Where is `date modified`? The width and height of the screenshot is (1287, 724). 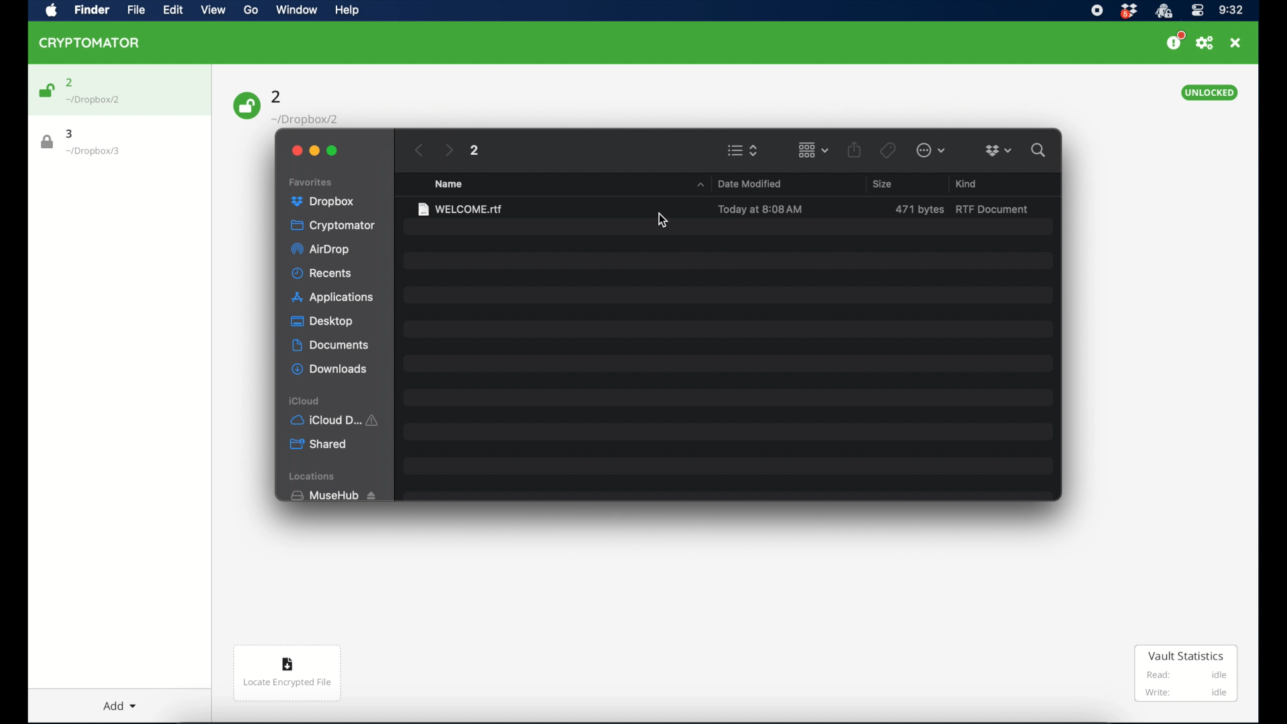
date modified is located at coordinates (749, 184).